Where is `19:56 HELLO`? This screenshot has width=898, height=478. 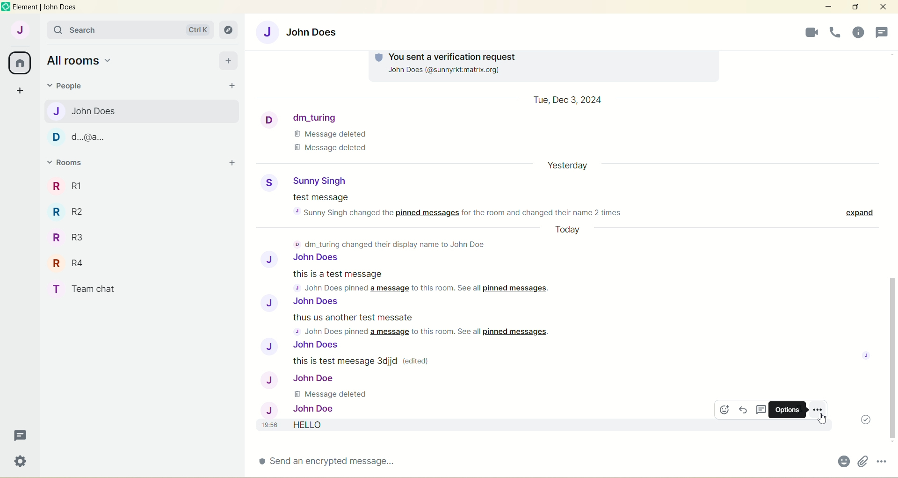 19:56 HELLO is located at coordinates (317, 426).